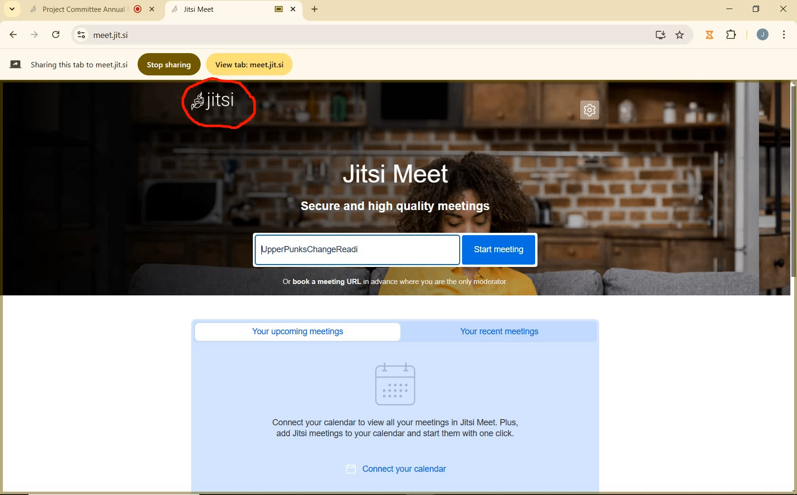 Image resolution: width=797 pixels, height=495 pixels. What do you see at coordinates (681, 35) in the screenshot?
I see `bookmark` at bounding box center [681, 35].